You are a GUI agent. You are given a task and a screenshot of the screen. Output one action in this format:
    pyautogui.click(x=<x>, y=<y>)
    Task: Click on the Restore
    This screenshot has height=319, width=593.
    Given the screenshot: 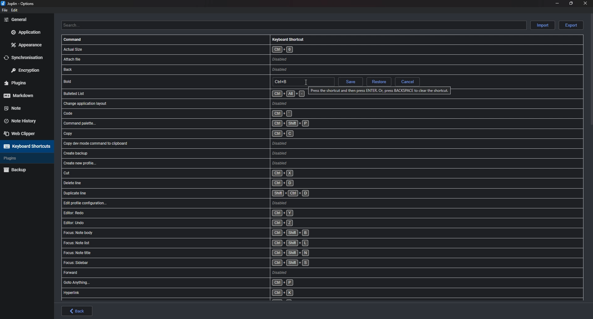 What is the action you would take?
    pyautogui.click(x=378, y=82)
    